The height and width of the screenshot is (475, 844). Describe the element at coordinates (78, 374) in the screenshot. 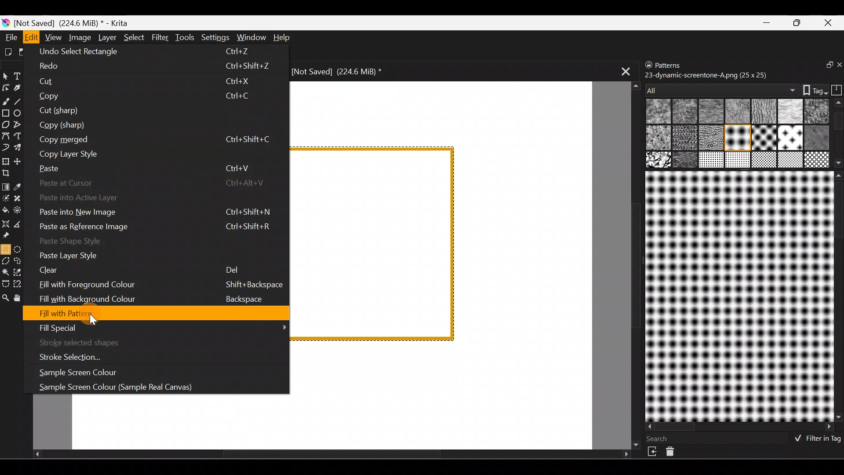

I see `Sample screen colour` at that location.